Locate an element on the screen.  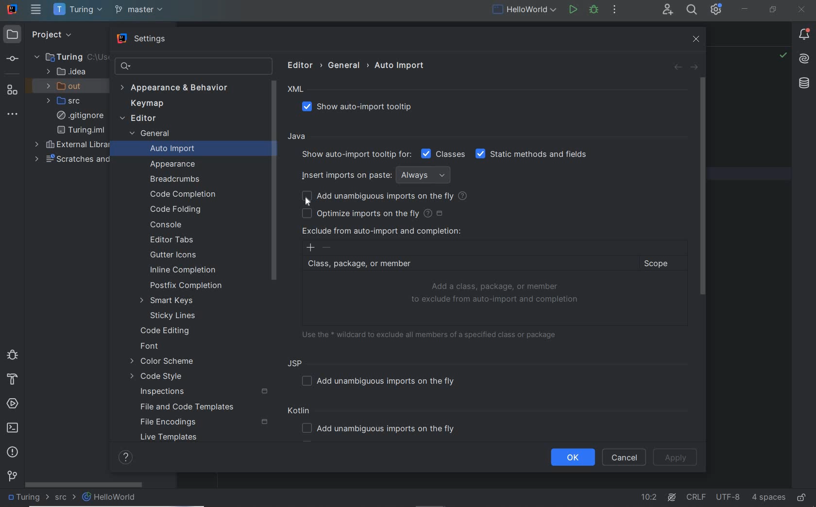
GENERAL is located at coordinates (149, 135).